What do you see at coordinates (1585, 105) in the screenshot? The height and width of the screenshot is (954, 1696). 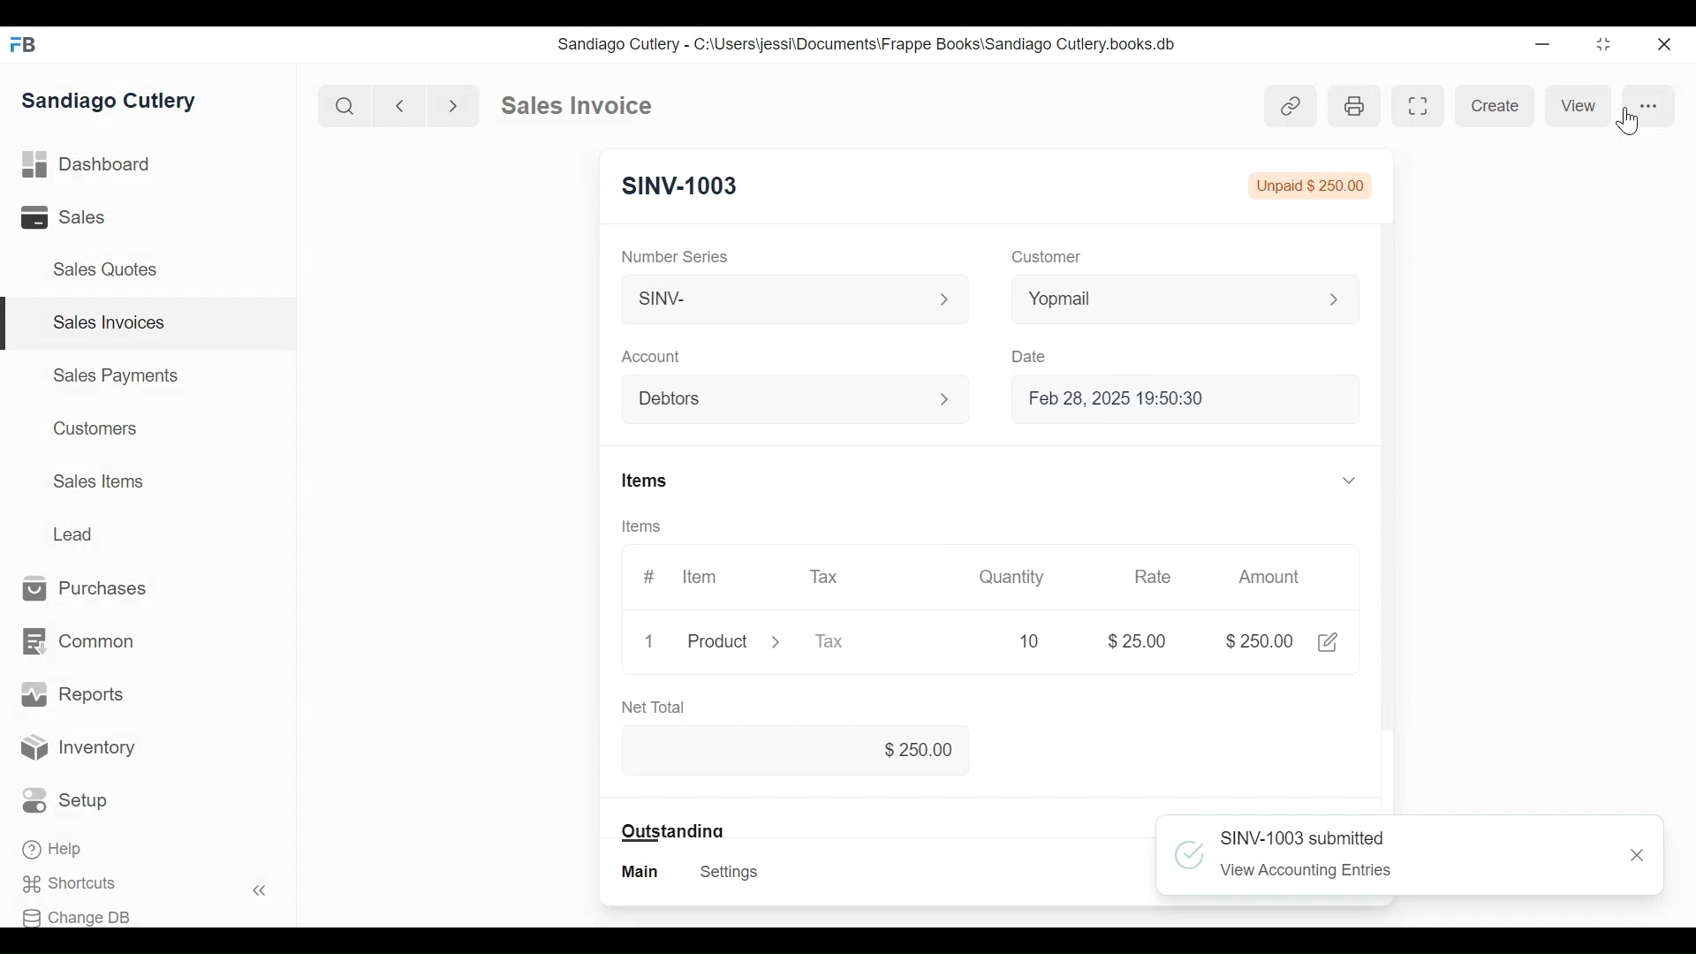 I see `view` at bounding box center [1585, 105].